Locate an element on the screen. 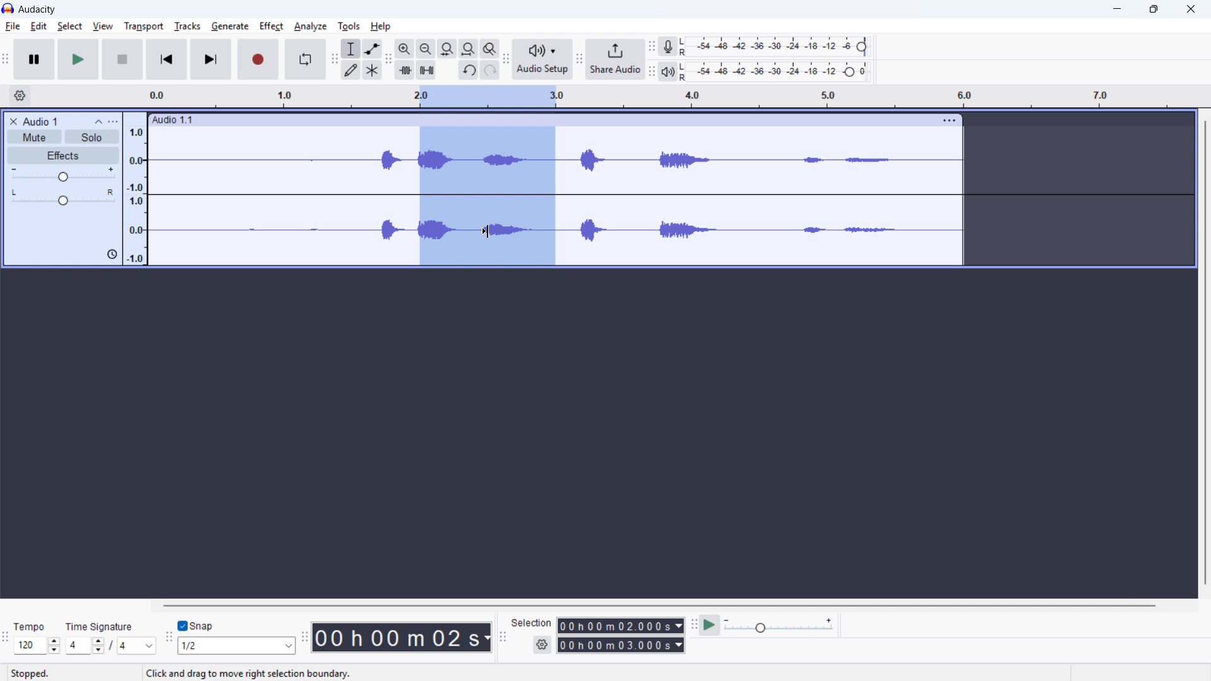 The image size is (1211, 681). Skip to last is located at coordinates (211, 60).